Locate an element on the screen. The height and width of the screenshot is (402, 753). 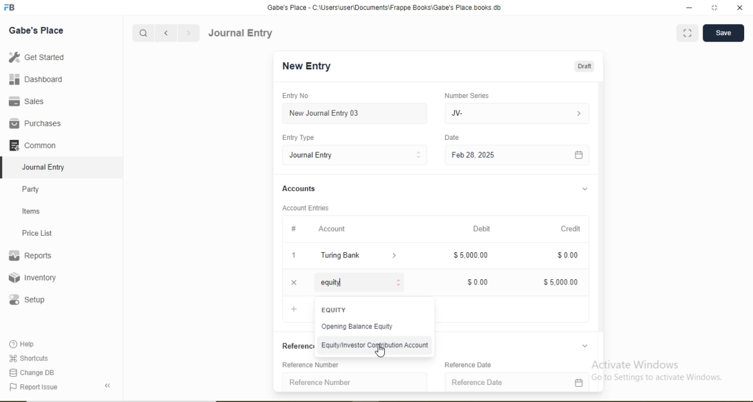
Help is located at coordinates (23, 344).